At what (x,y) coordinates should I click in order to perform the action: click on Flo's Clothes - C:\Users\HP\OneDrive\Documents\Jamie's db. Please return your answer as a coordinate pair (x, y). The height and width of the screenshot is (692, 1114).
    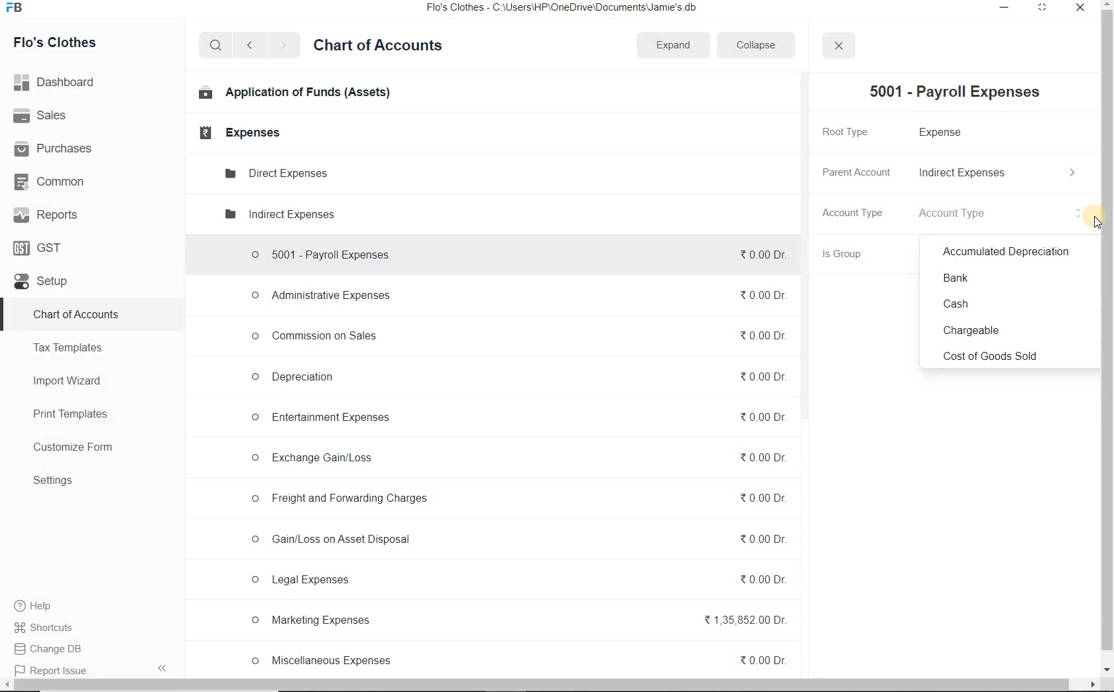
    Looking at the image, I should click on (577, 9).